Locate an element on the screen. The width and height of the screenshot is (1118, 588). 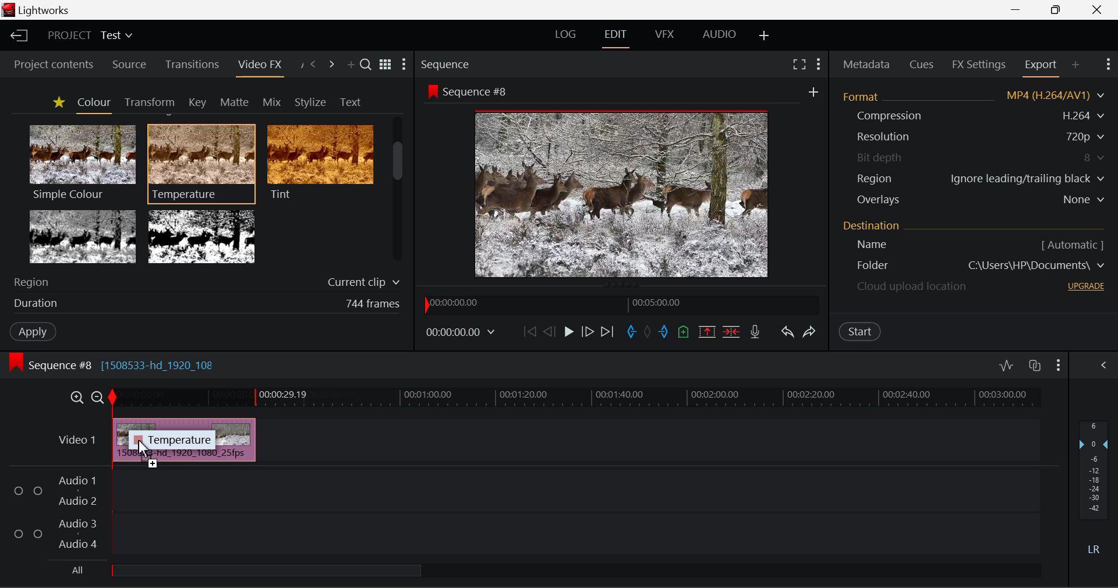
720p  is located at coordinates (1087, 136).